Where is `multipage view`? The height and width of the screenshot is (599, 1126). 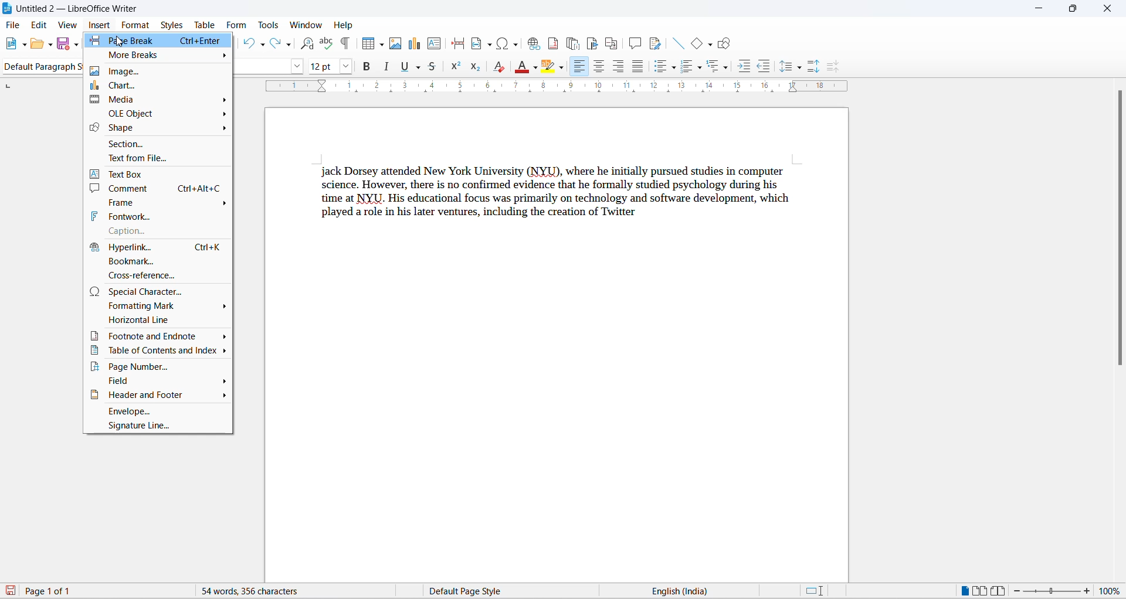
multipage view is located at coordinates (981, 590).